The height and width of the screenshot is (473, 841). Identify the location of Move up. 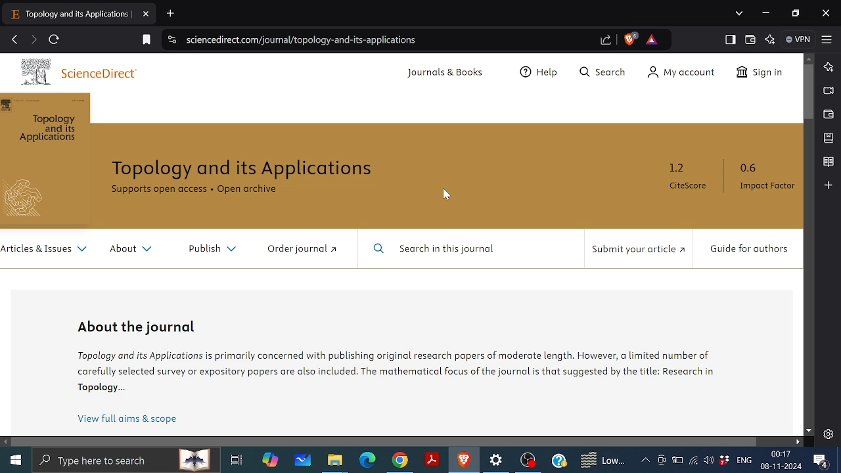
(810, 58).